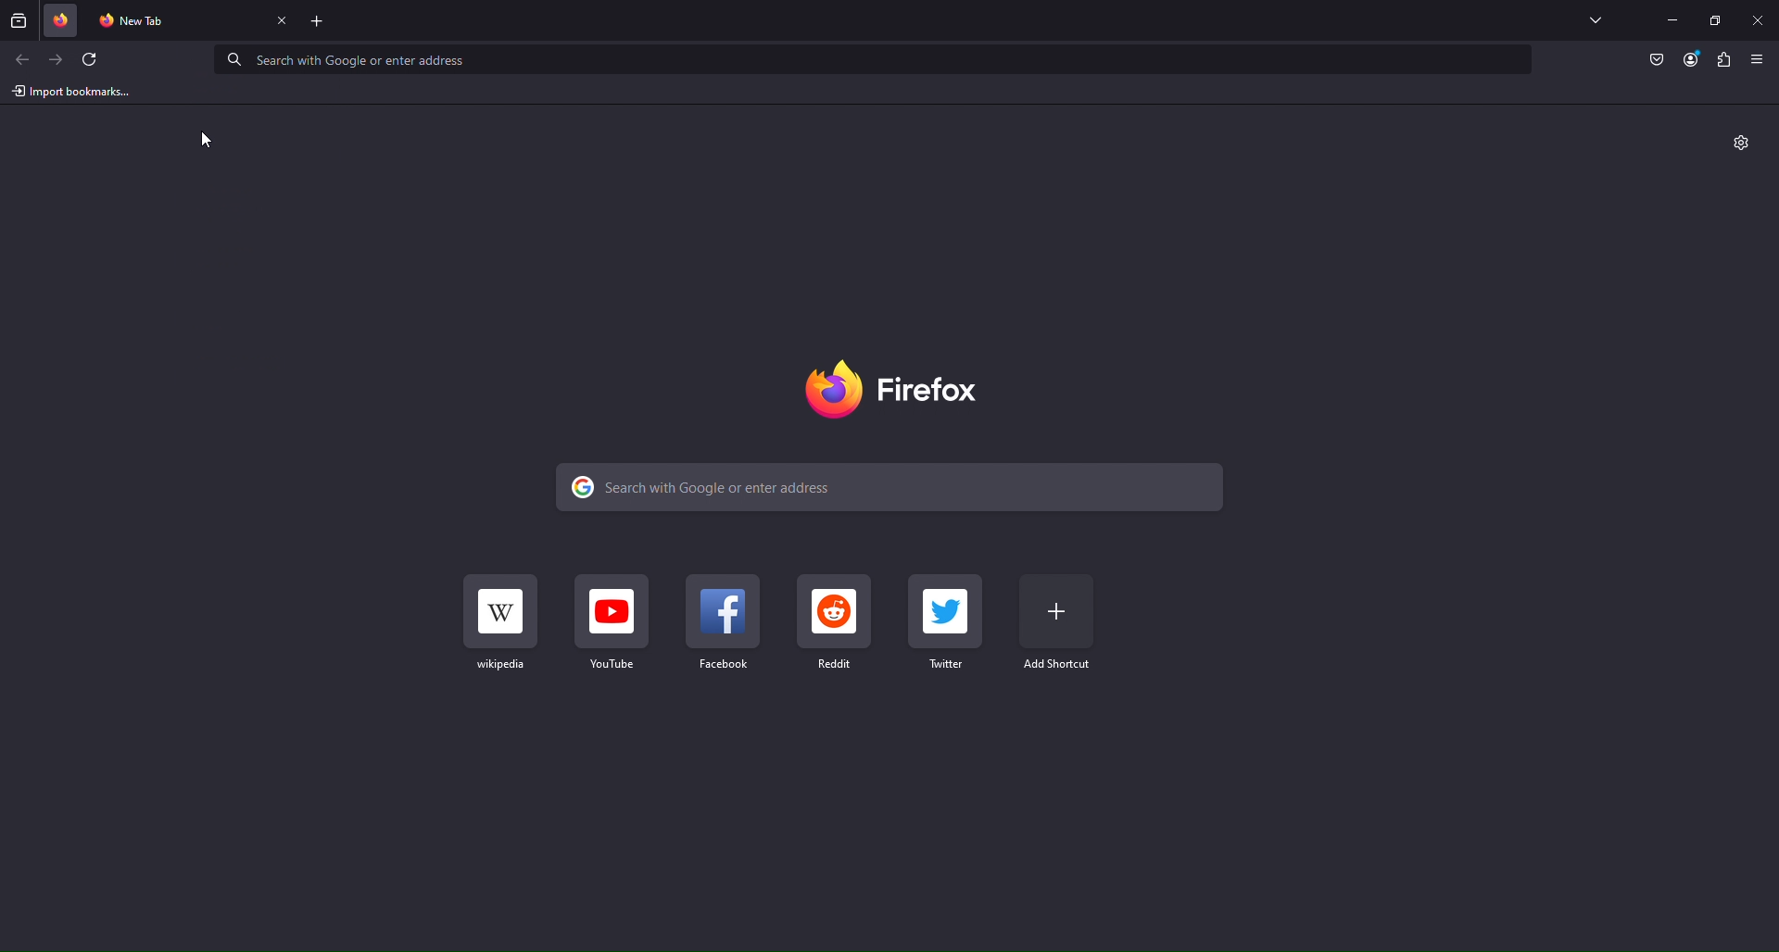  What do you see at coordinates (284, 22) in the screenshot?
I see `close tab` at bounding box center [284, 22].